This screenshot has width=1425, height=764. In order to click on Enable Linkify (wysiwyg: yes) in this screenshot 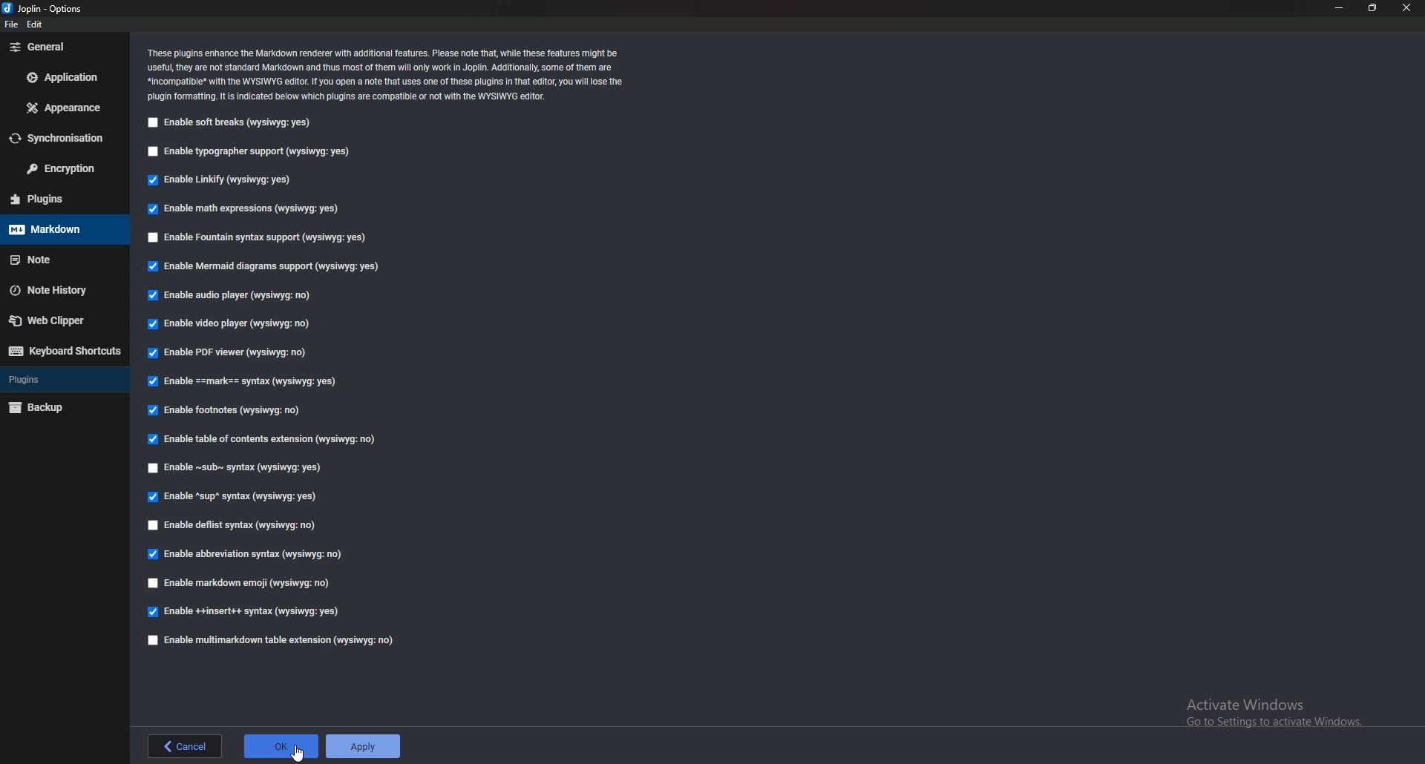, I will do `click(226, 180)`.